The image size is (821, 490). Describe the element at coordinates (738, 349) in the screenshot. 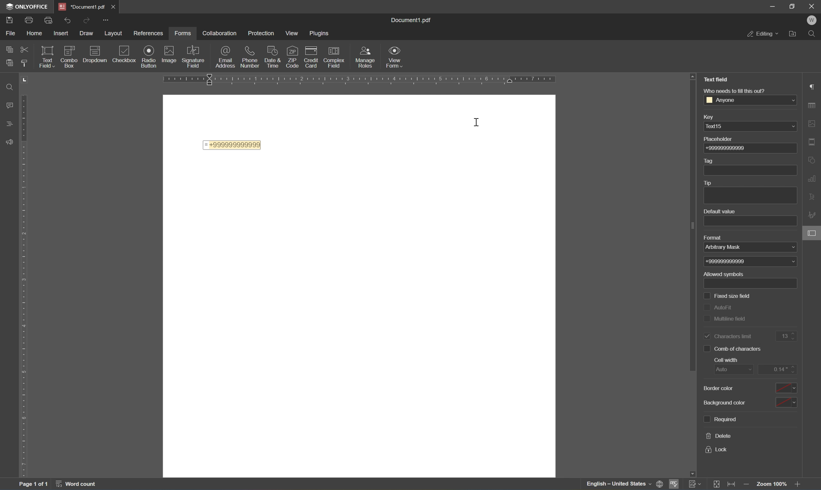

I see `Comb of characters` at that location.